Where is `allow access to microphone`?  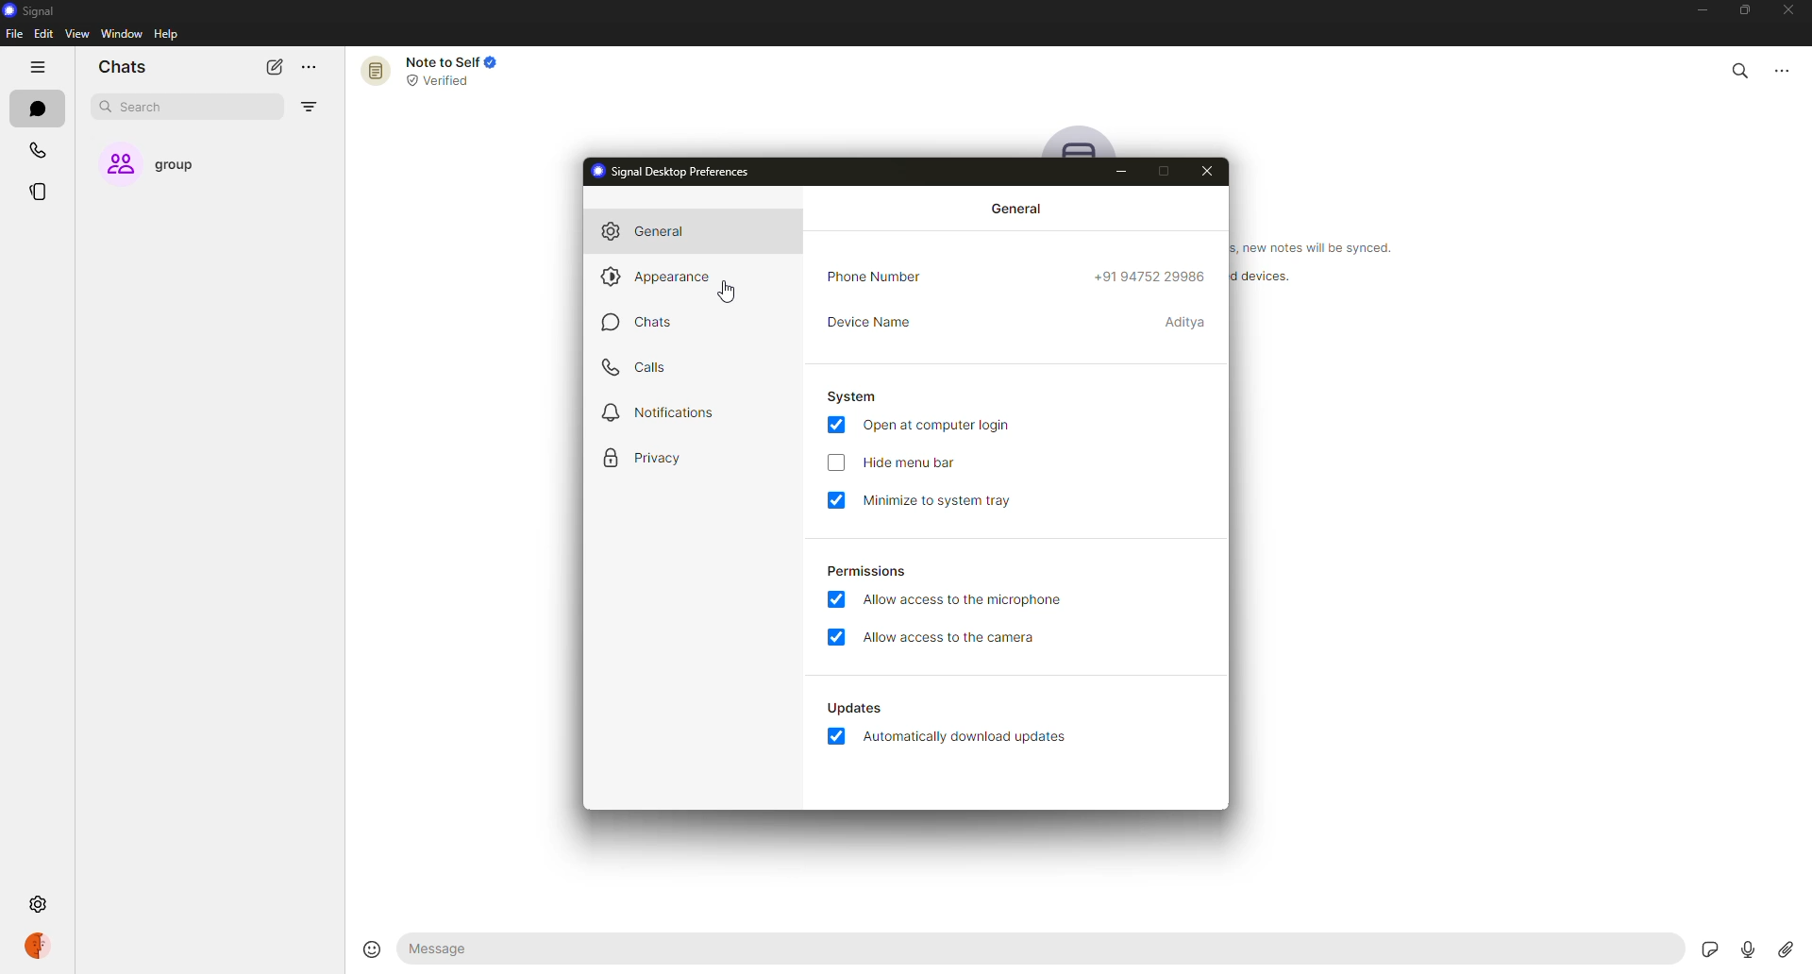
allow access to microphone is located at coordinates (970, 599).